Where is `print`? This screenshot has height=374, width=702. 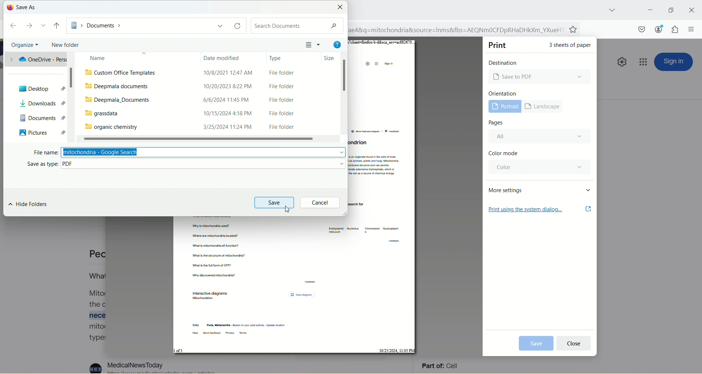 print is located at coordinates (499, 45).